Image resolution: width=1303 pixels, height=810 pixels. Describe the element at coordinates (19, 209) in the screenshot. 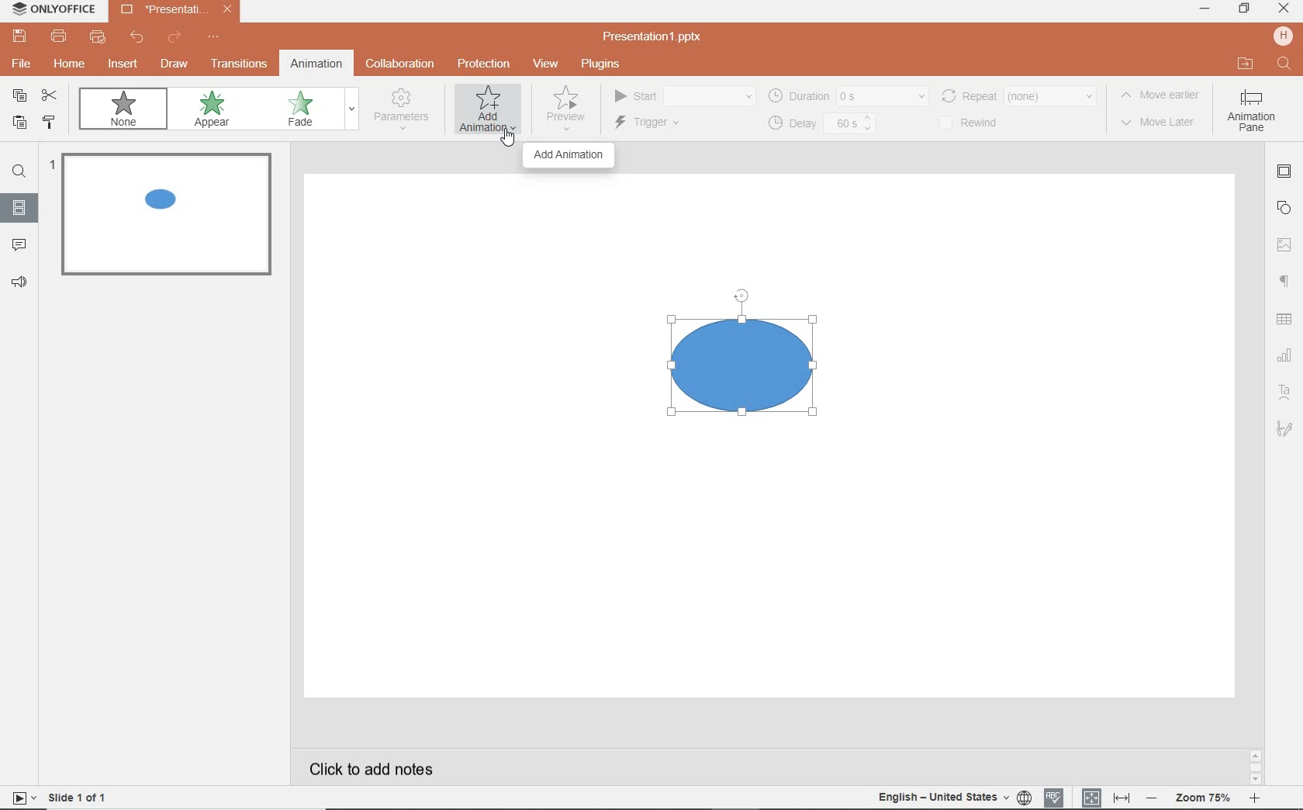

I see `slide` at that location.